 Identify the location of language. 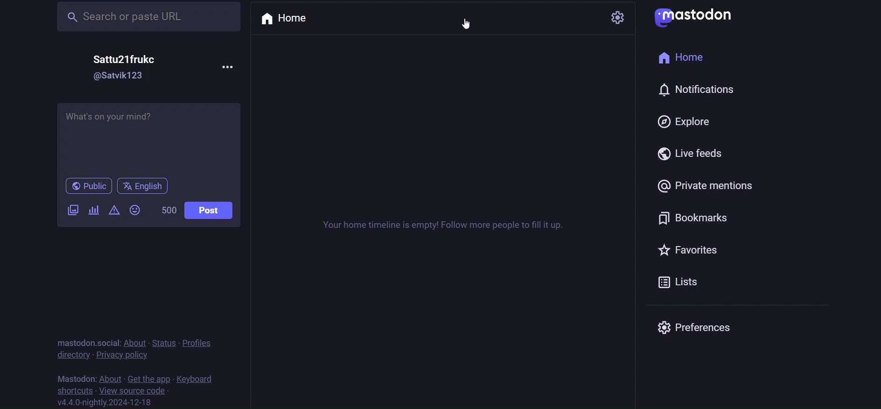
(144, 186).